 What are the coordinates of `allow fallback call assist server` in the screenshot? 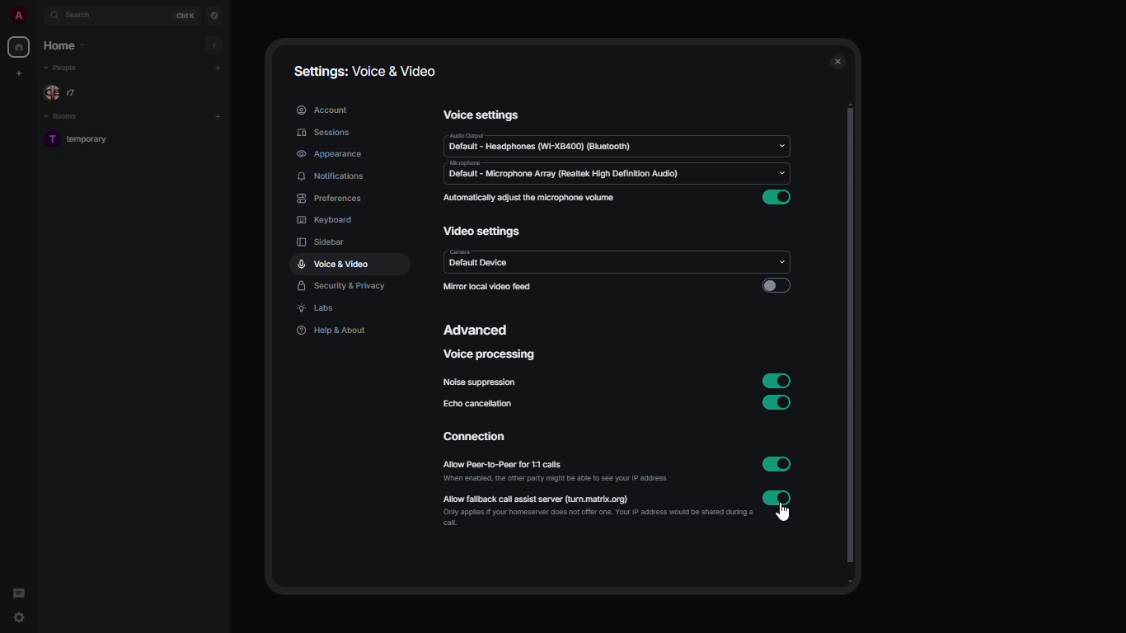 It's located at (593, 510).